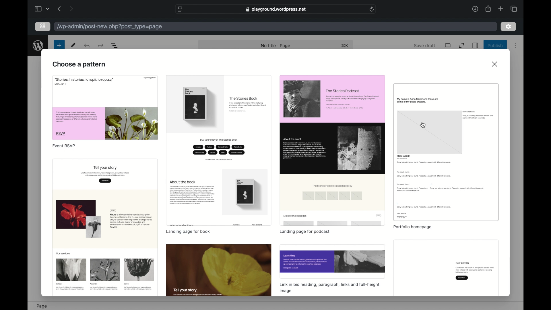 The height and width of the screenshot is (310, 551). What do you see at coordinates (332, 150) in the screenshot?
I see `preview` at bounding box center [332, 150].